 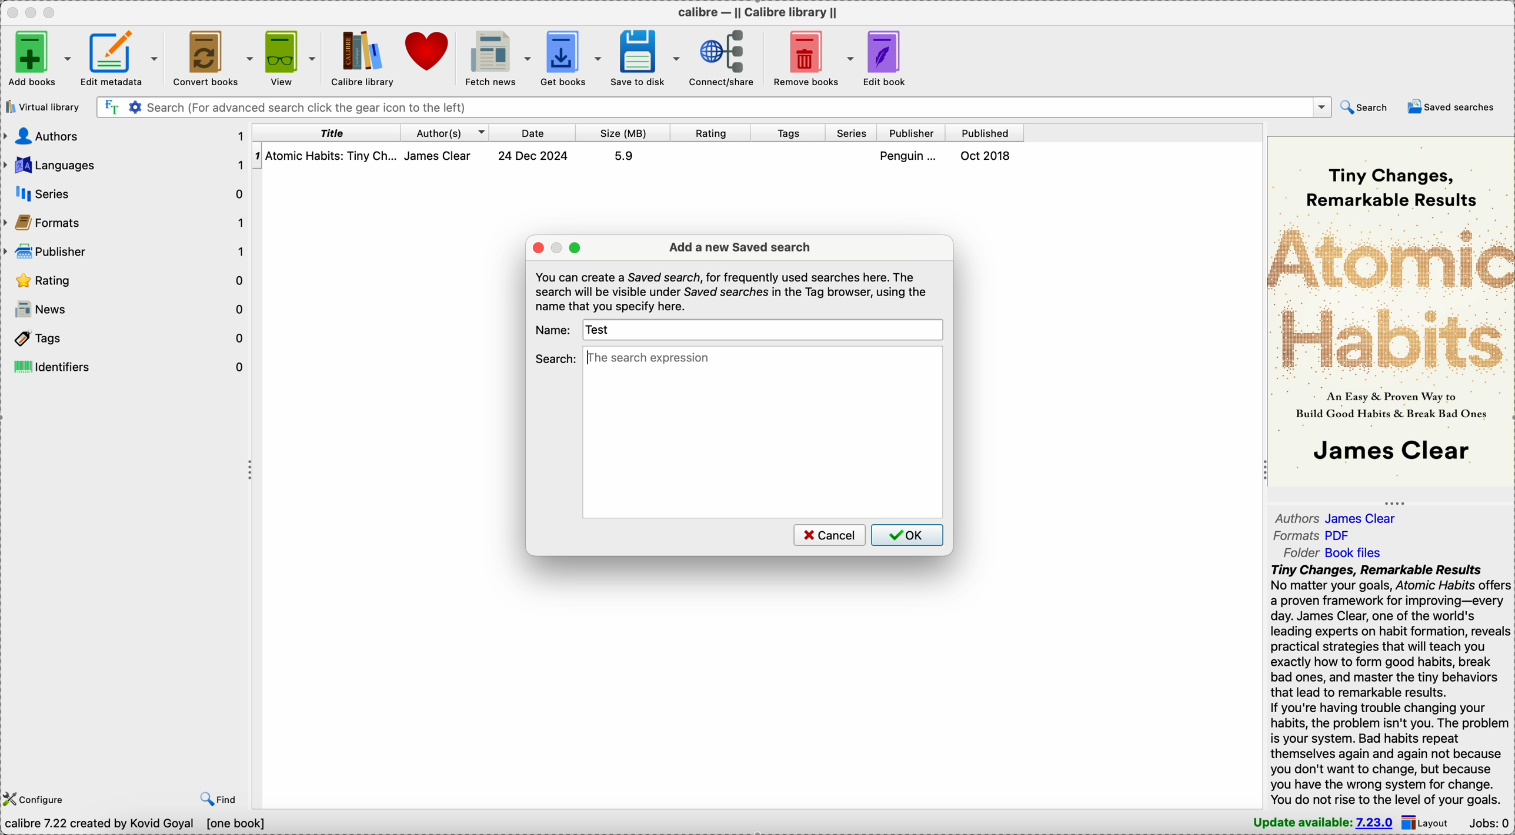 I want to click on cancel, so click(x=828, y=535).